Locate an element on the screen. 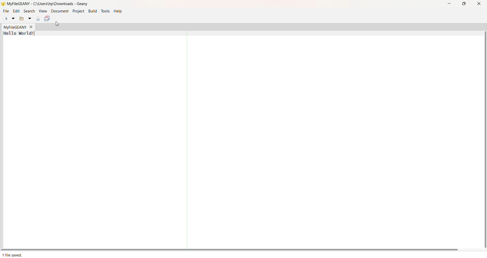 The height and width of the screenshot is (258, 487). Build is located at coordinates (93, 12).